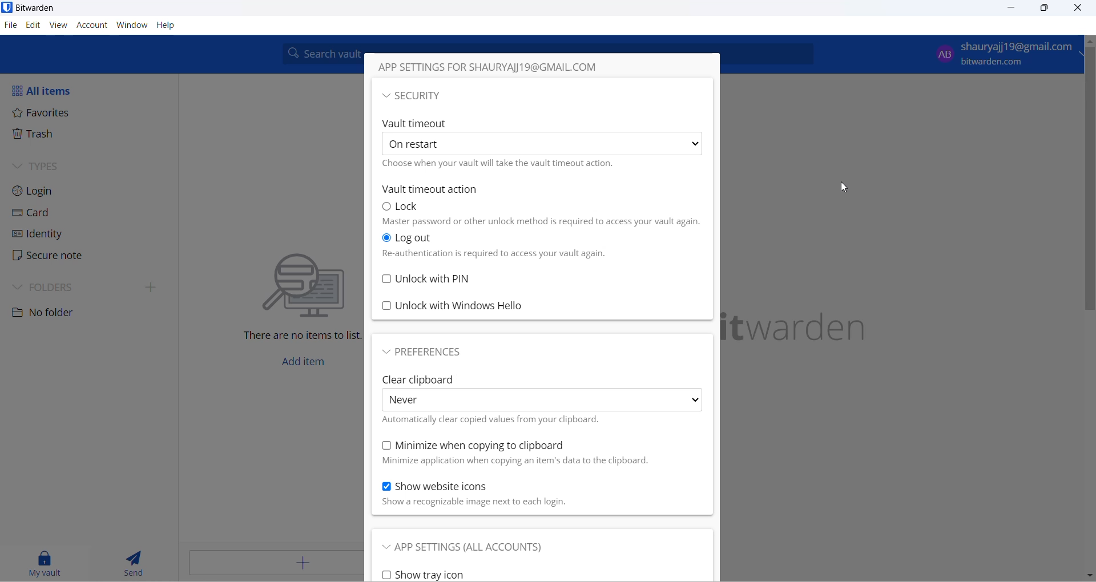  Describe the element at coordinates (48, 314) in the screenshot. I see `No folder` at that location.